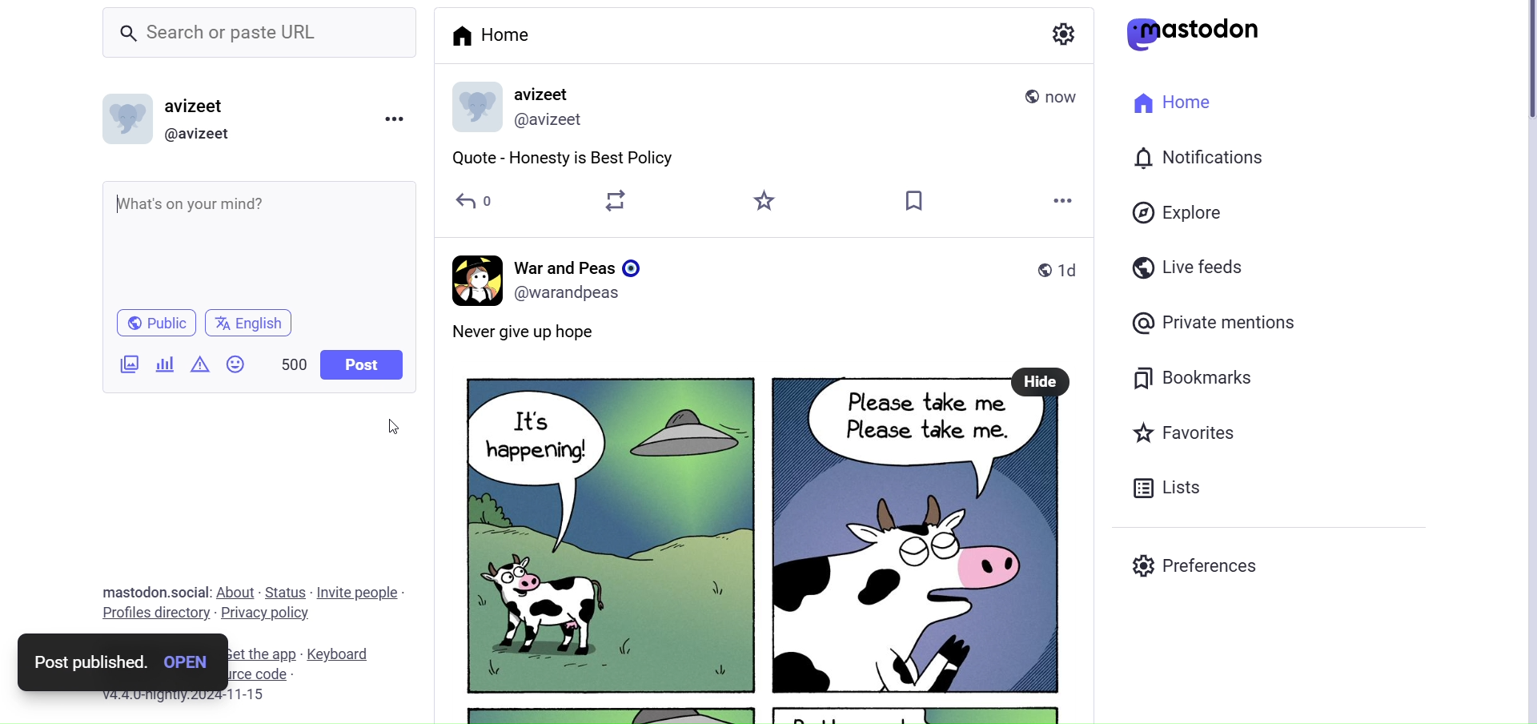 Image resolution: width=1537 pixels, height=724 pixels. What do you see at coordinates (394, 432) in the screenshot?
I see `Cursor` at bounding box center [394, 432].